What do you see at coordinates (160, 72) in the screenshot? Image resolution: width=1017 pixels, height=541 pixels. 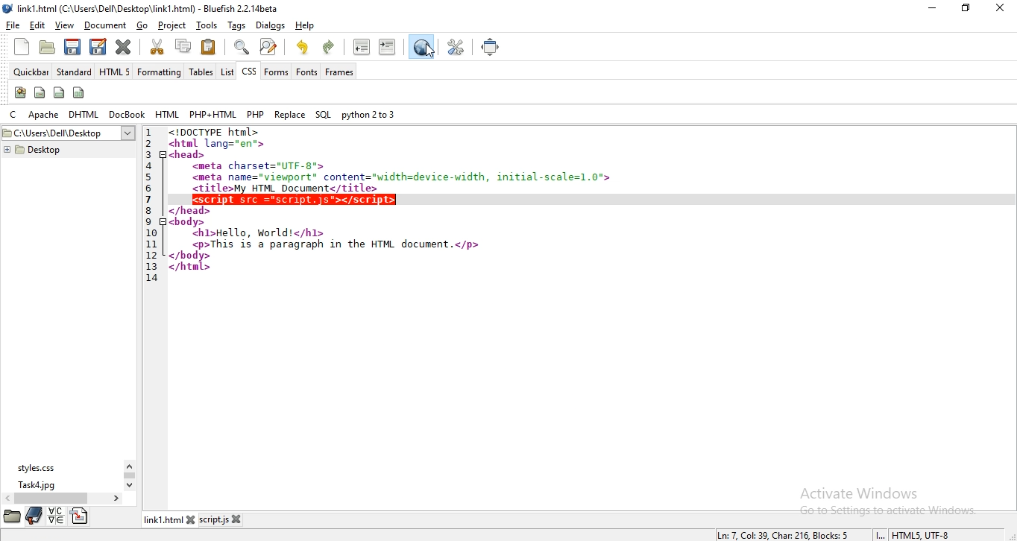 I see `formatting` at bounding box center [160, 72].